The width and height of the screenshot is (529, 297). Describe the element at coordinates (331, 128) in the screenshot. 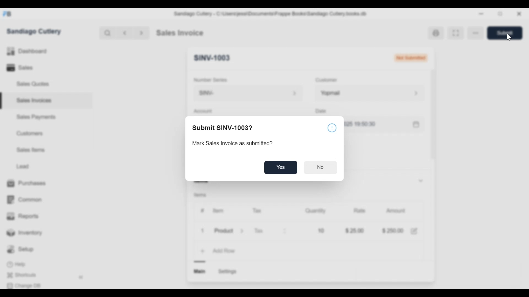

I see `infor` at that location.